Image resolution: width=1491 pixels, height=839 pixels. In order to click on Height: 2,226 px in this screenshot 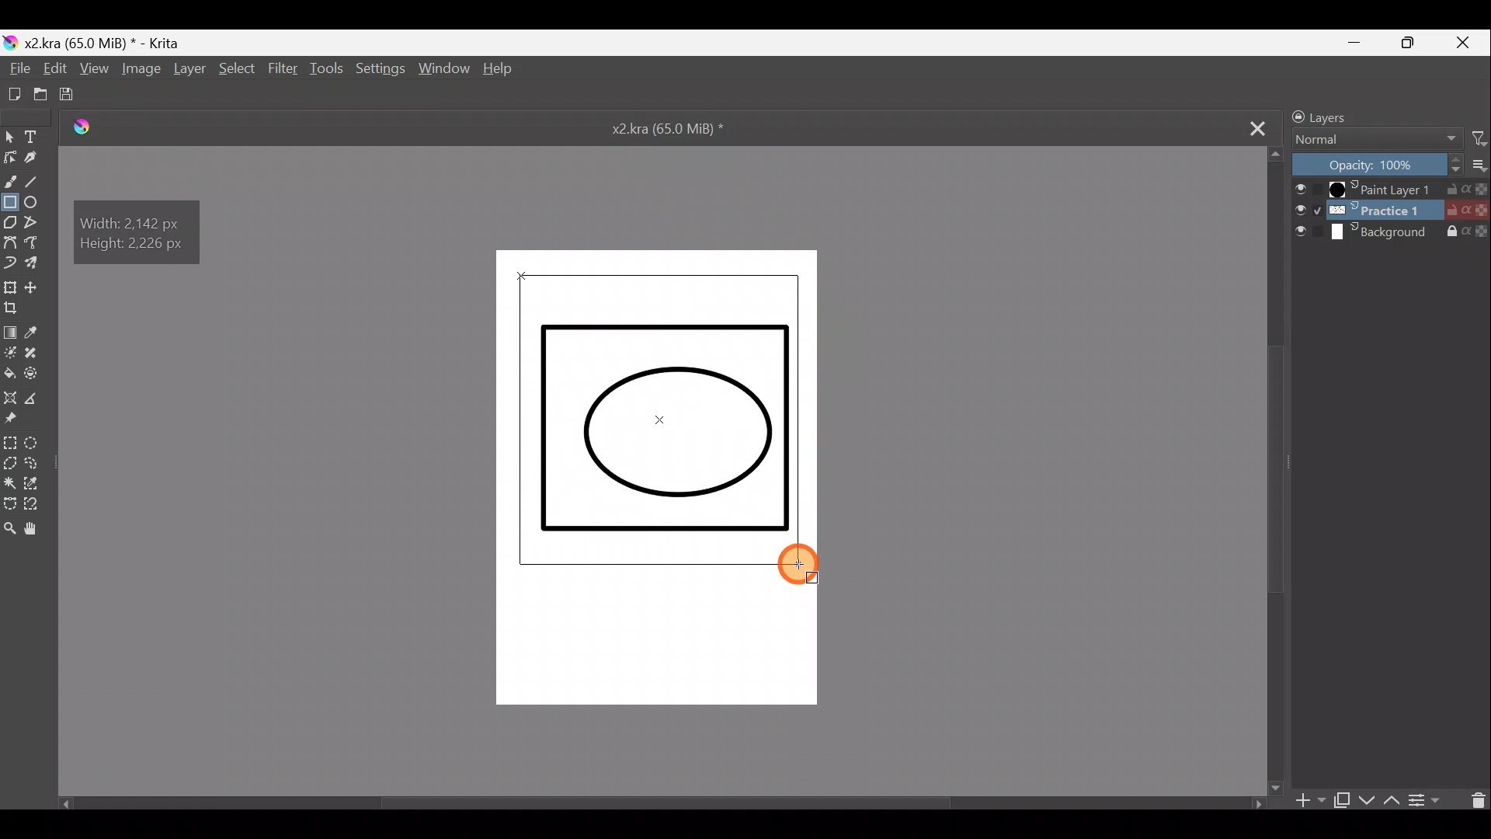, I will do `click(136, 248)`.